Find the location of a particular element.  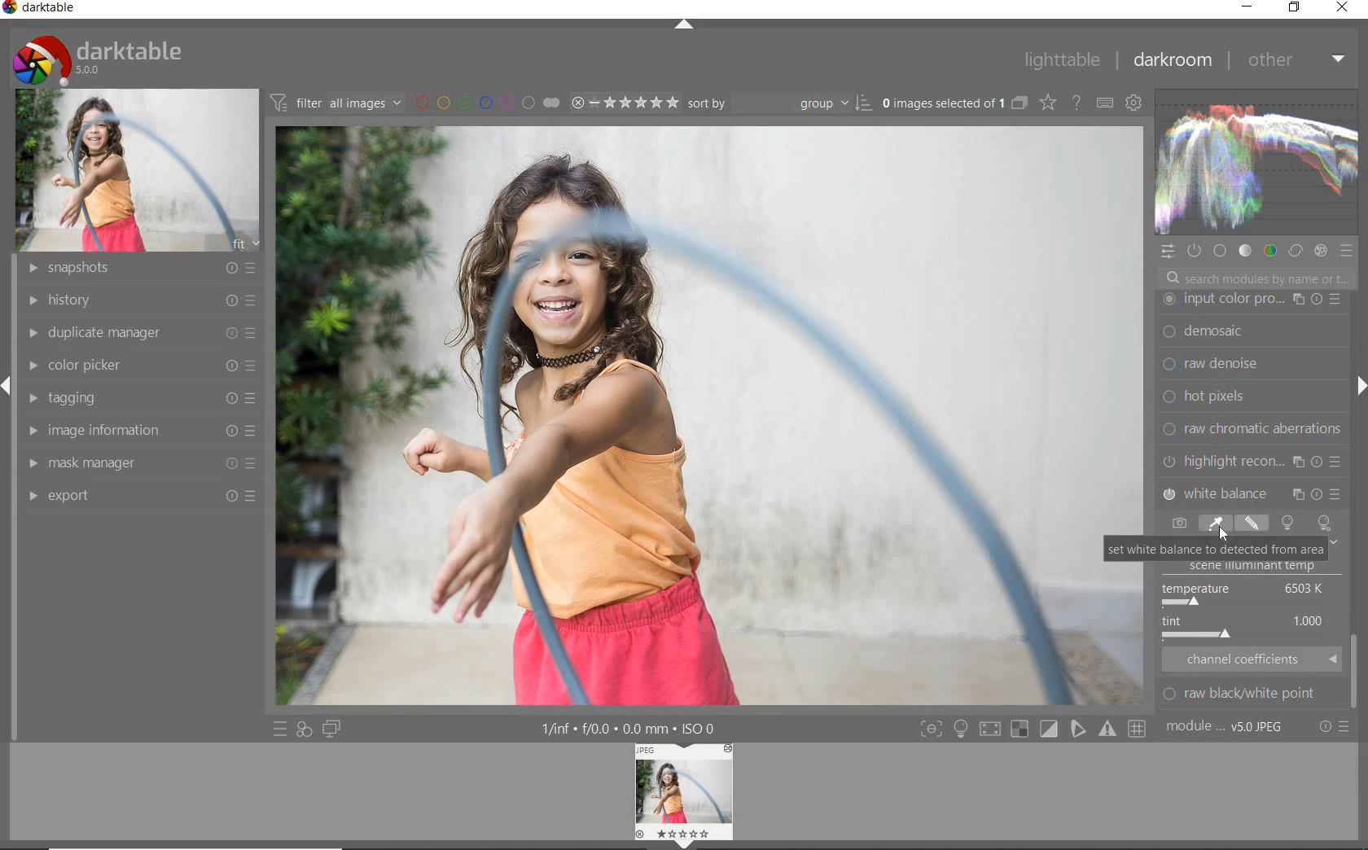

display a second darkroom image window is located at coordinates (335, 729).